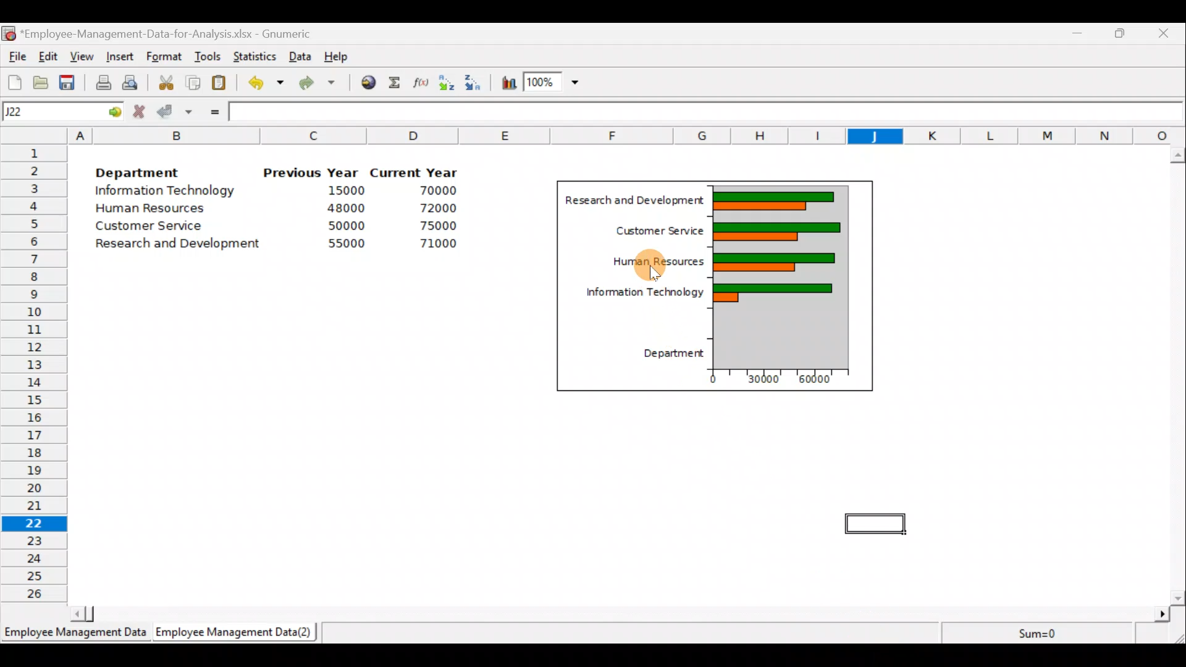  Describe the element at coordinates (427, 227) in the screenshot. I see `75000` at that location.